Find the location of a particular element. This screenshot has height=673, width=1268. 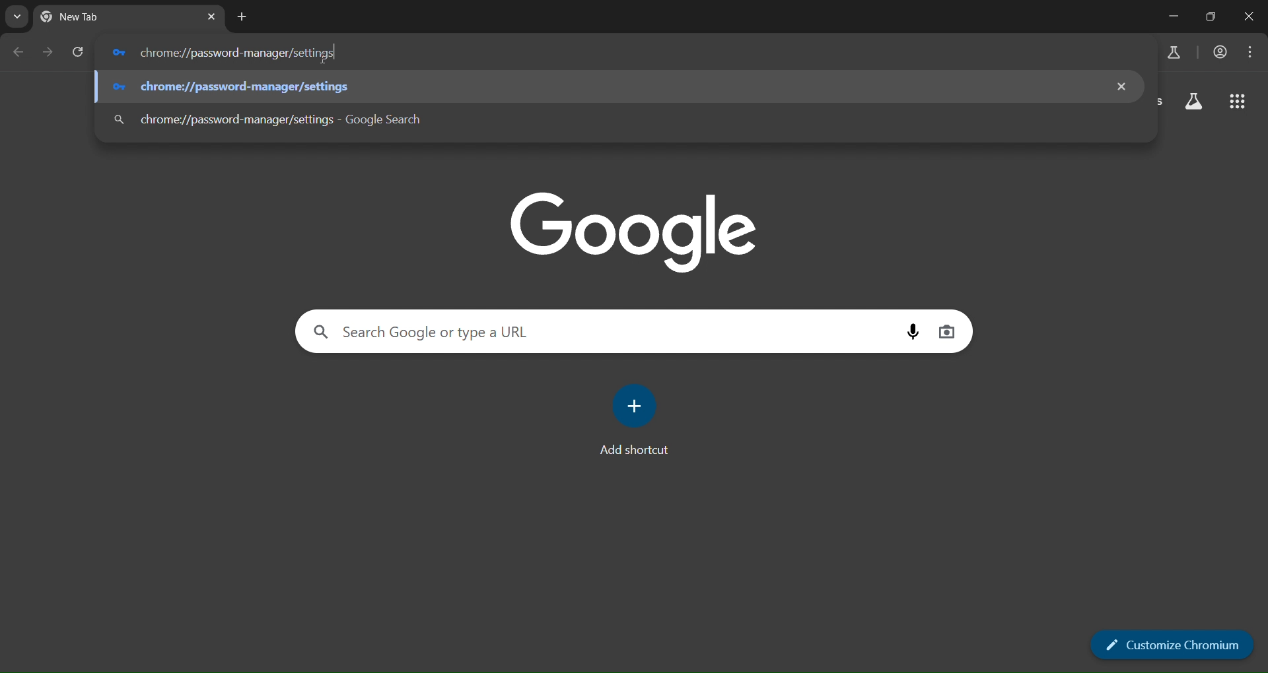

new tab is located at coordinates (117, 16).